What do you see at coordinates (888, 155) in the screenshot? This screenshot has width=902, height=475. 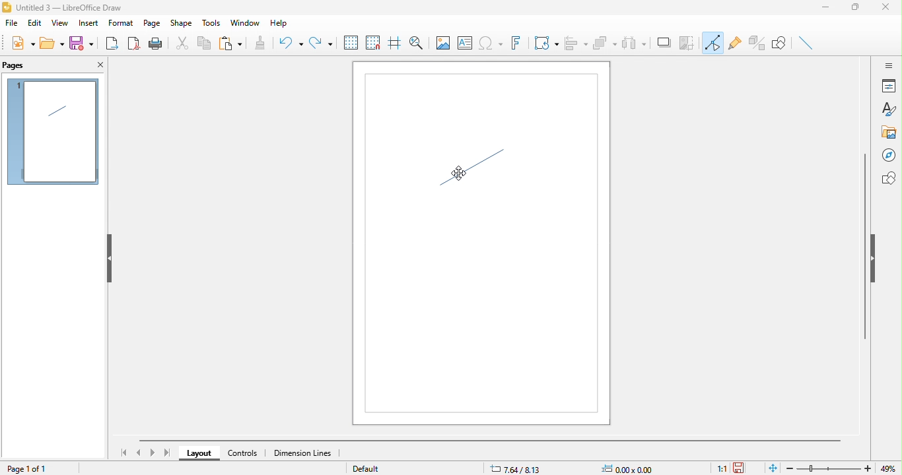 I see `navigator` at bounding box center [888, 155].